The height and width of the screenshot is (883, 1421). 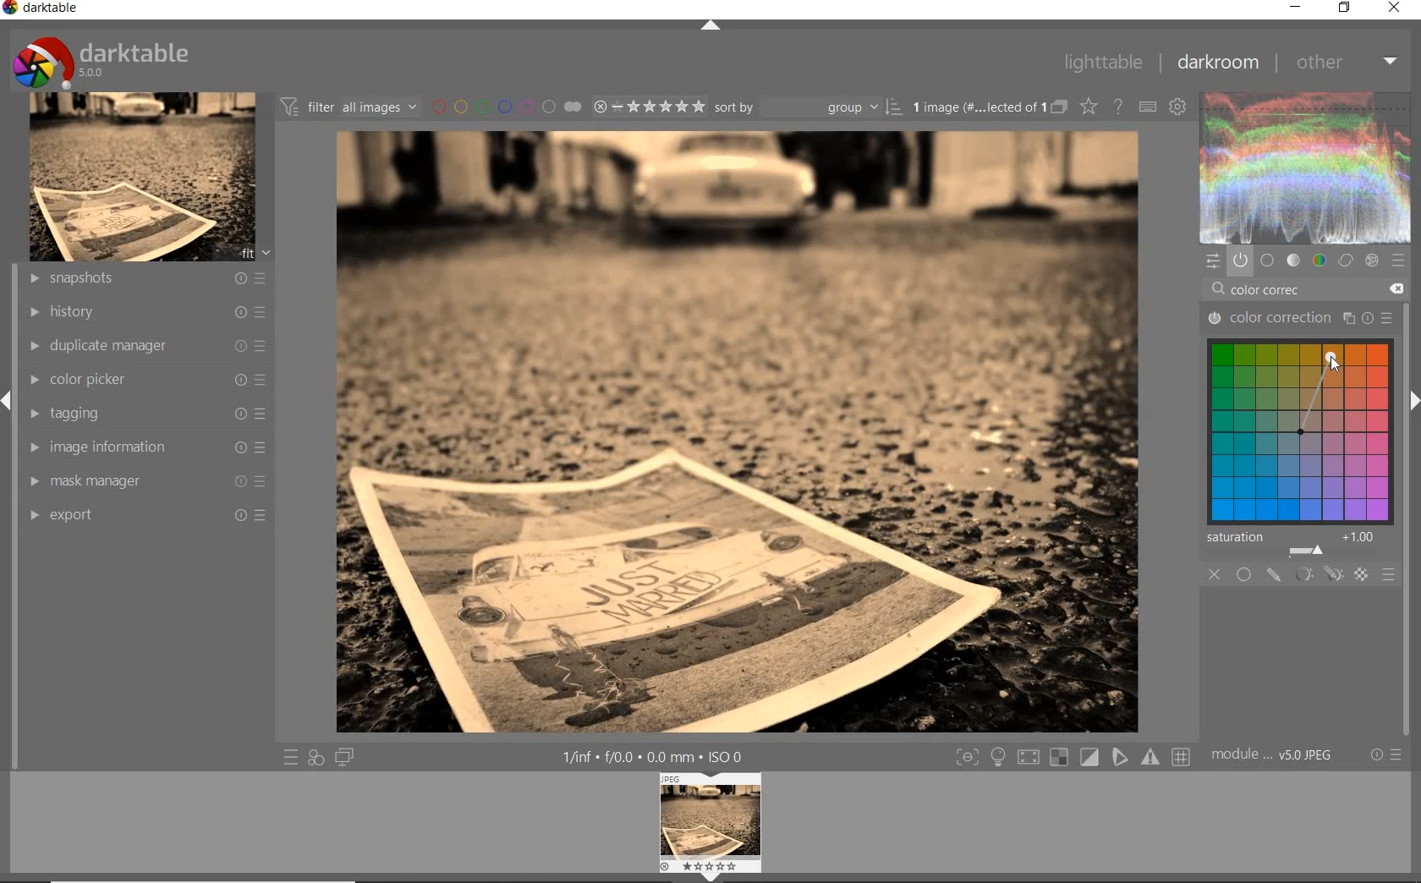 What do you see at coordinates (1331, 361) in the screenshot?
I see `cursor position` at bounding box center [1331, 361].